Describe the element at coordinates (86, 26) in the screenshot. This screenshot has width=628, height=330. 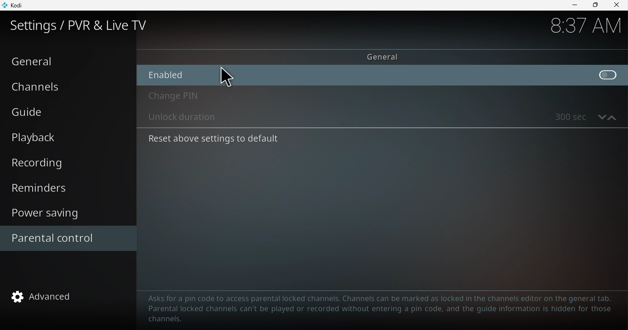
I see `Settings/PVR and Live TV` at that location.